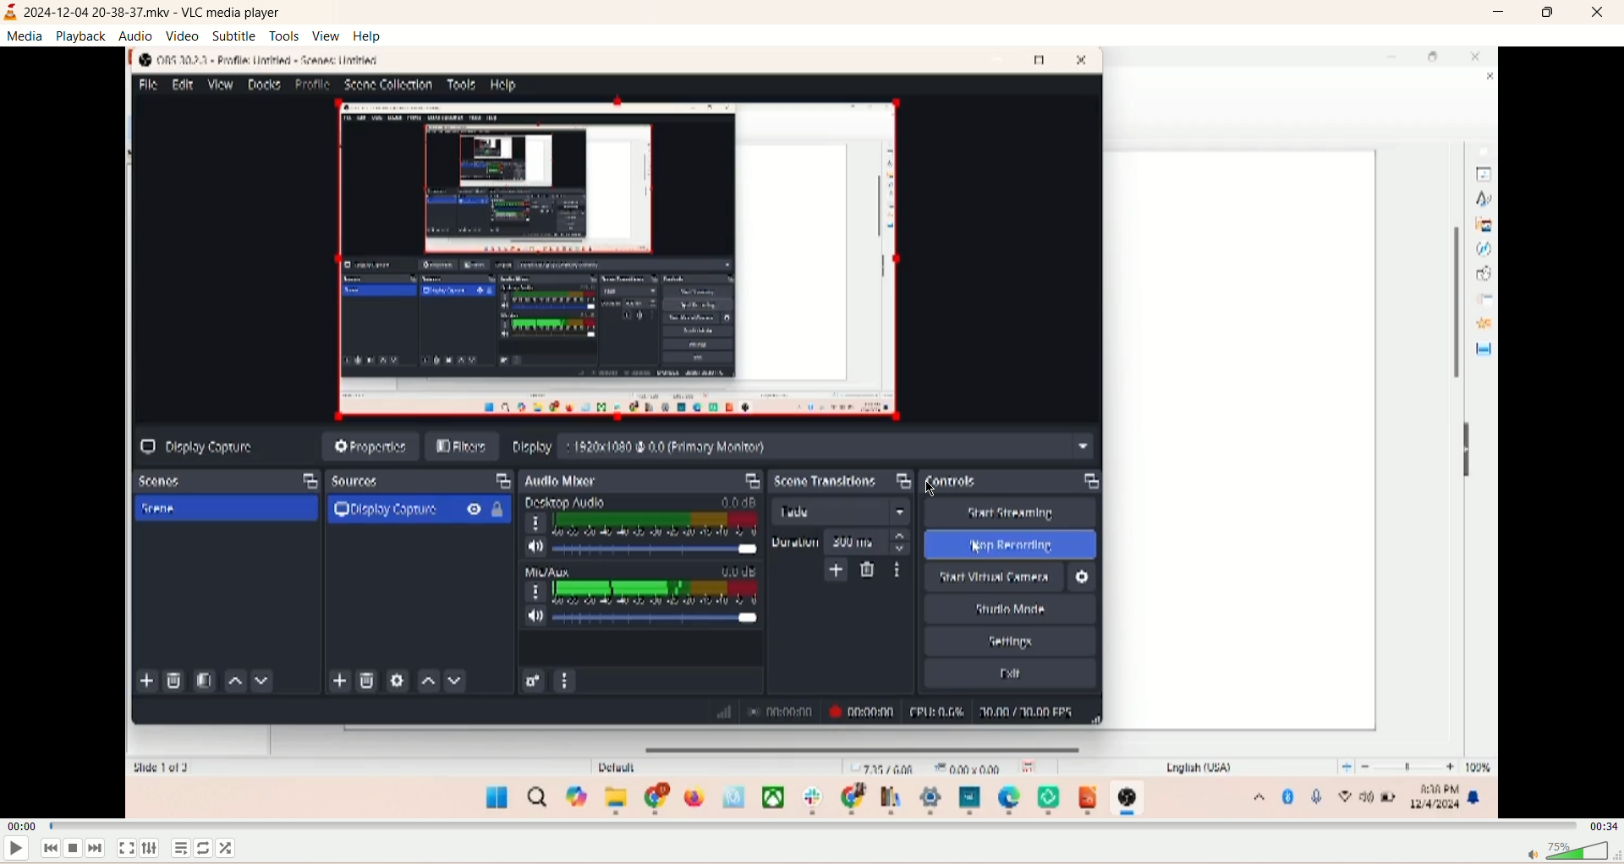  Describe the element at coordinates (810, 826) in the screenshot. I see `progress bar` at that location.